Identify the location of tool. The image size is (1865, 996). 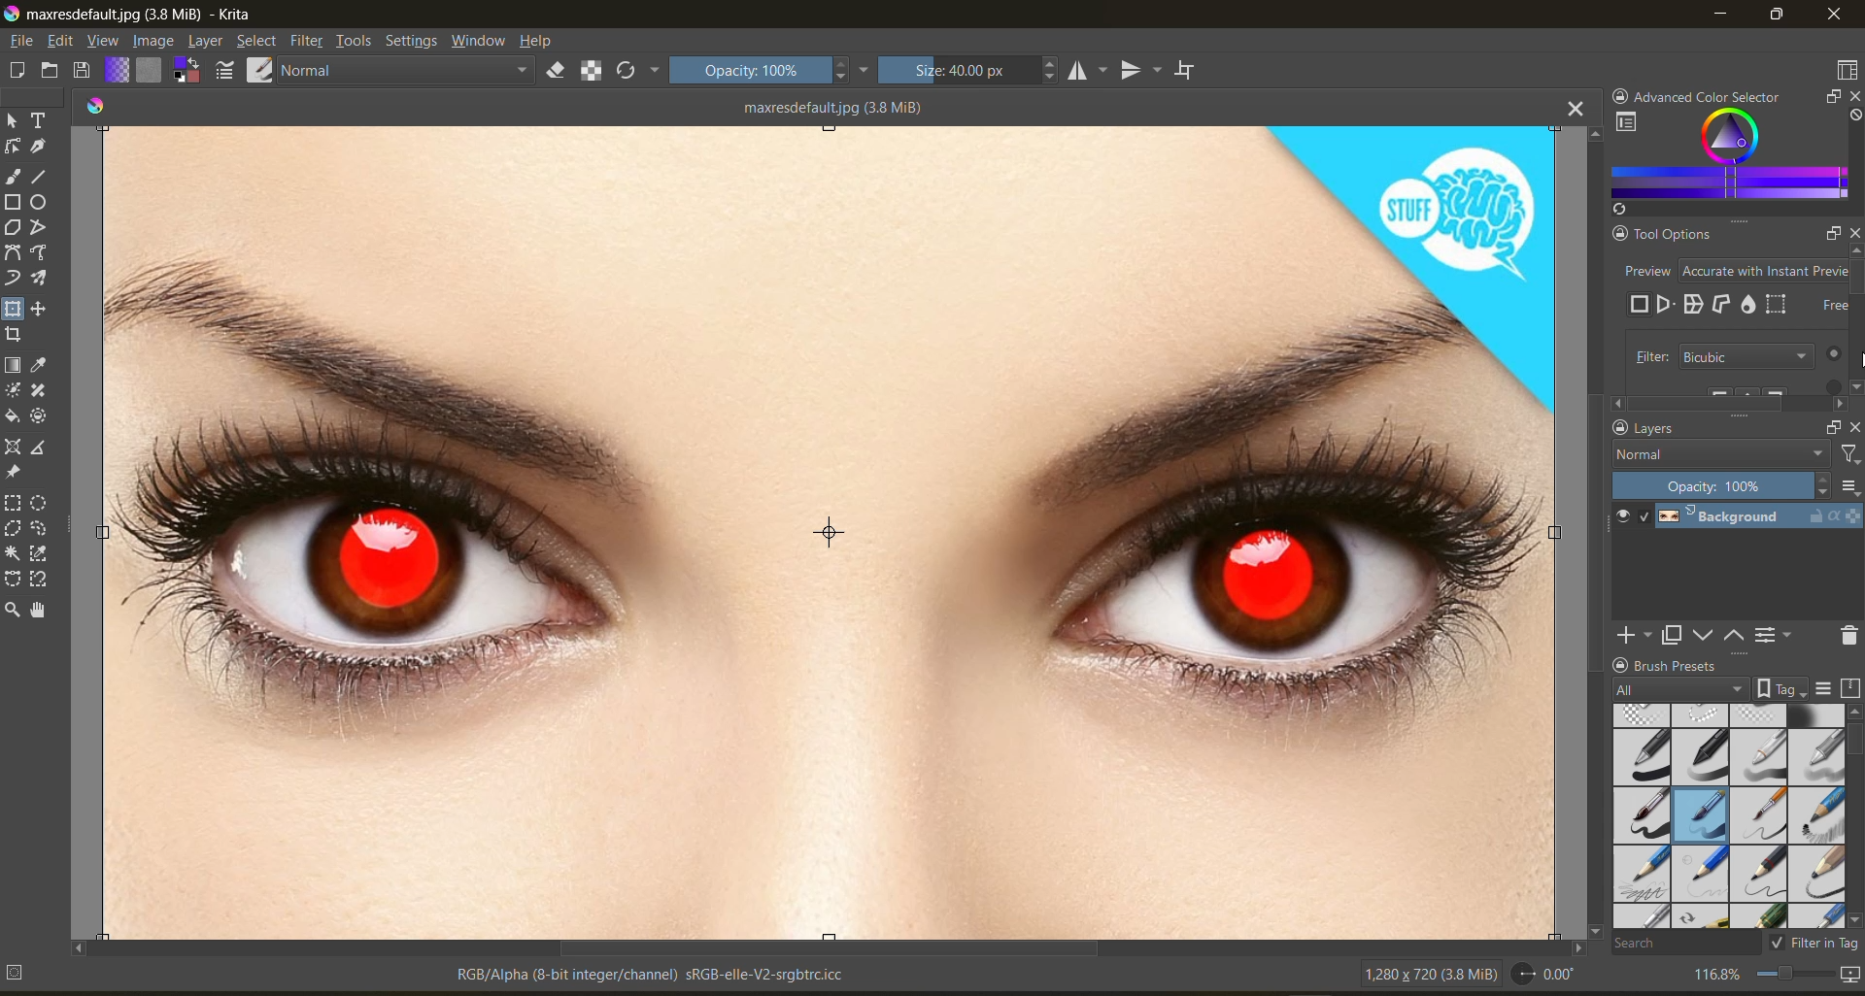
(39, 505).